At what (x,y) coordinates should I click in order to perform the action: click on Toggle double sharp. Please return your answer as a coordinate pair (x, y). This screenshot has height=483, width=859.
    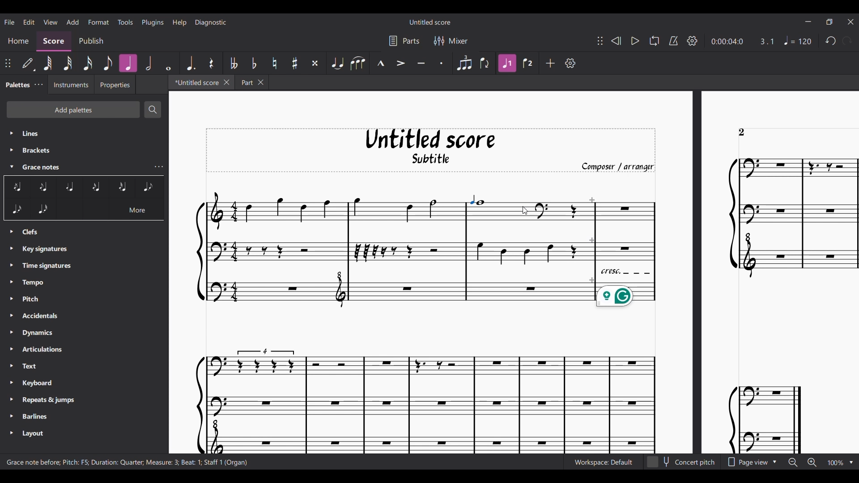
    Looking at the image, I should click on (315, 64).